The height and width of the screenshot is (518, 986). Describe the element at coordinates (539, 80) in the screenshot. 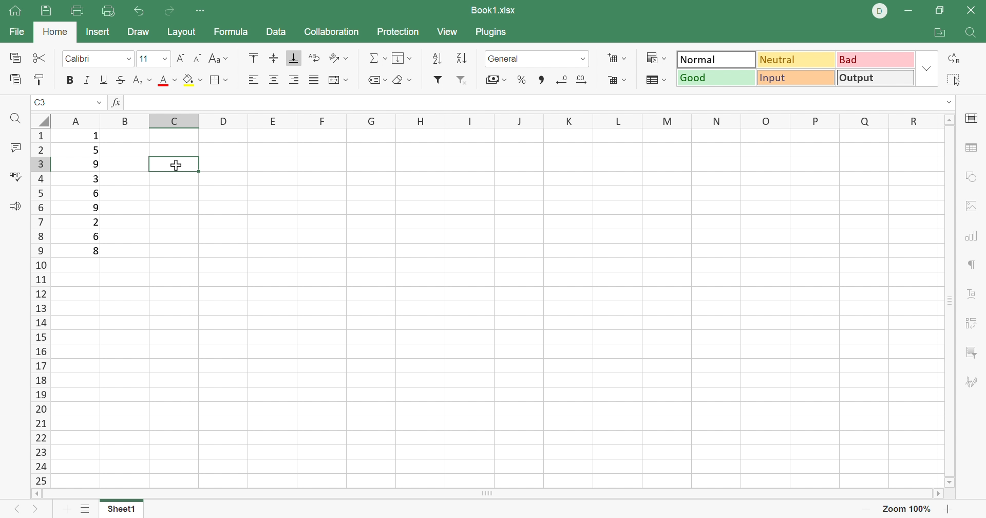

I see `Comma style` at that location.